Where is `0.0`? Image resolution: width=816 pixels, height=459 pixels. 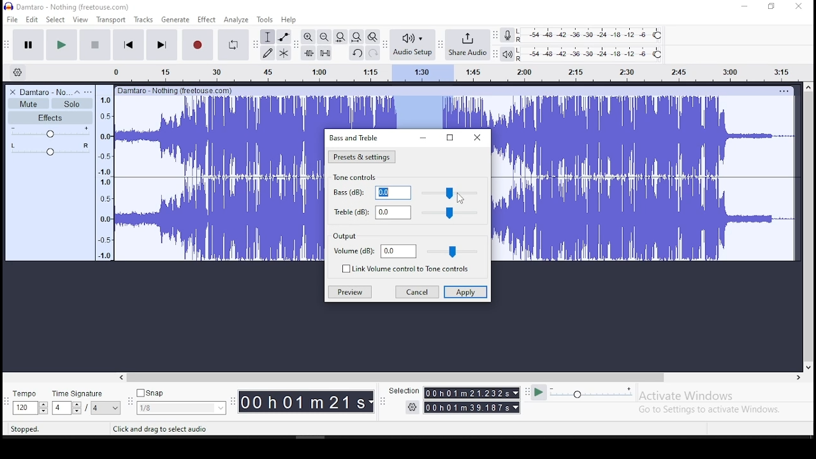
0.0 is located at coordinates (398, 251).